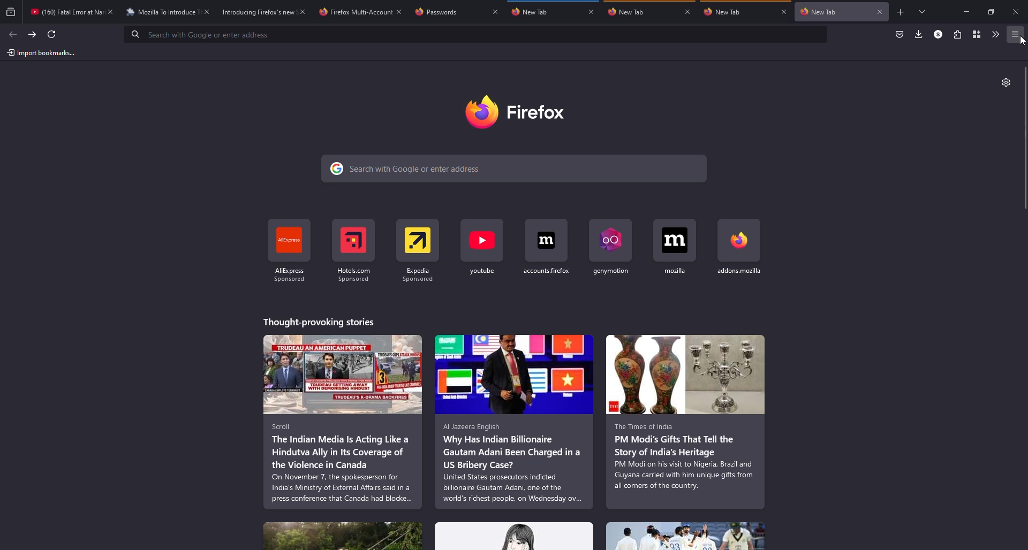 This screenshot has height=550, width=1028. What do you see at coordinates (938, 35) in the screenshot?
I see `account` at bounding box center [938, 35].